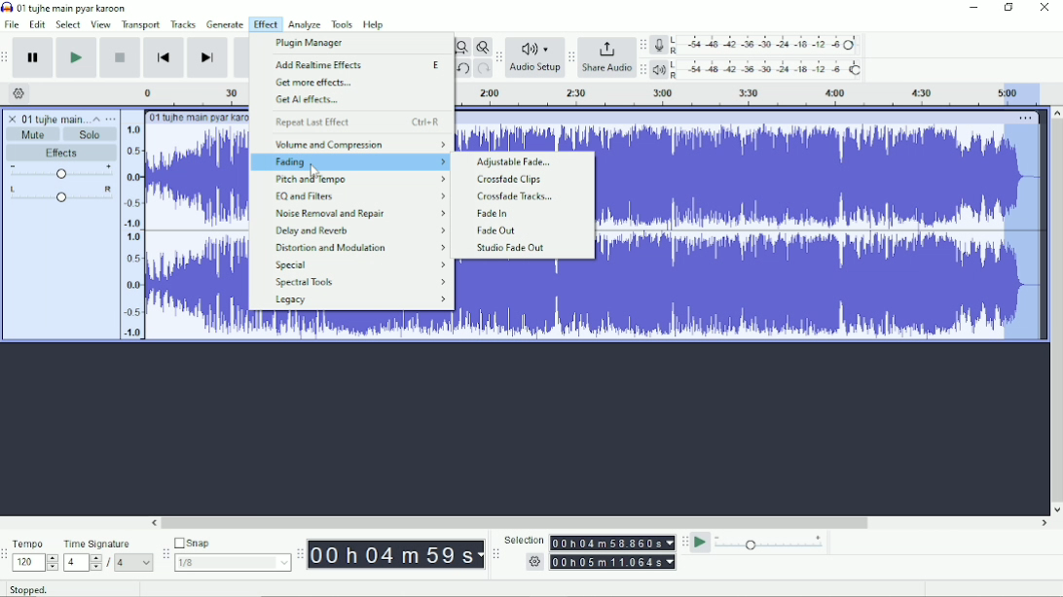 The image size is (1063, 597). What do you see at coordinates (644, 69) in the screenshot?
I see `Audacity playback meter toolbar` at bounding box center [644, 69].